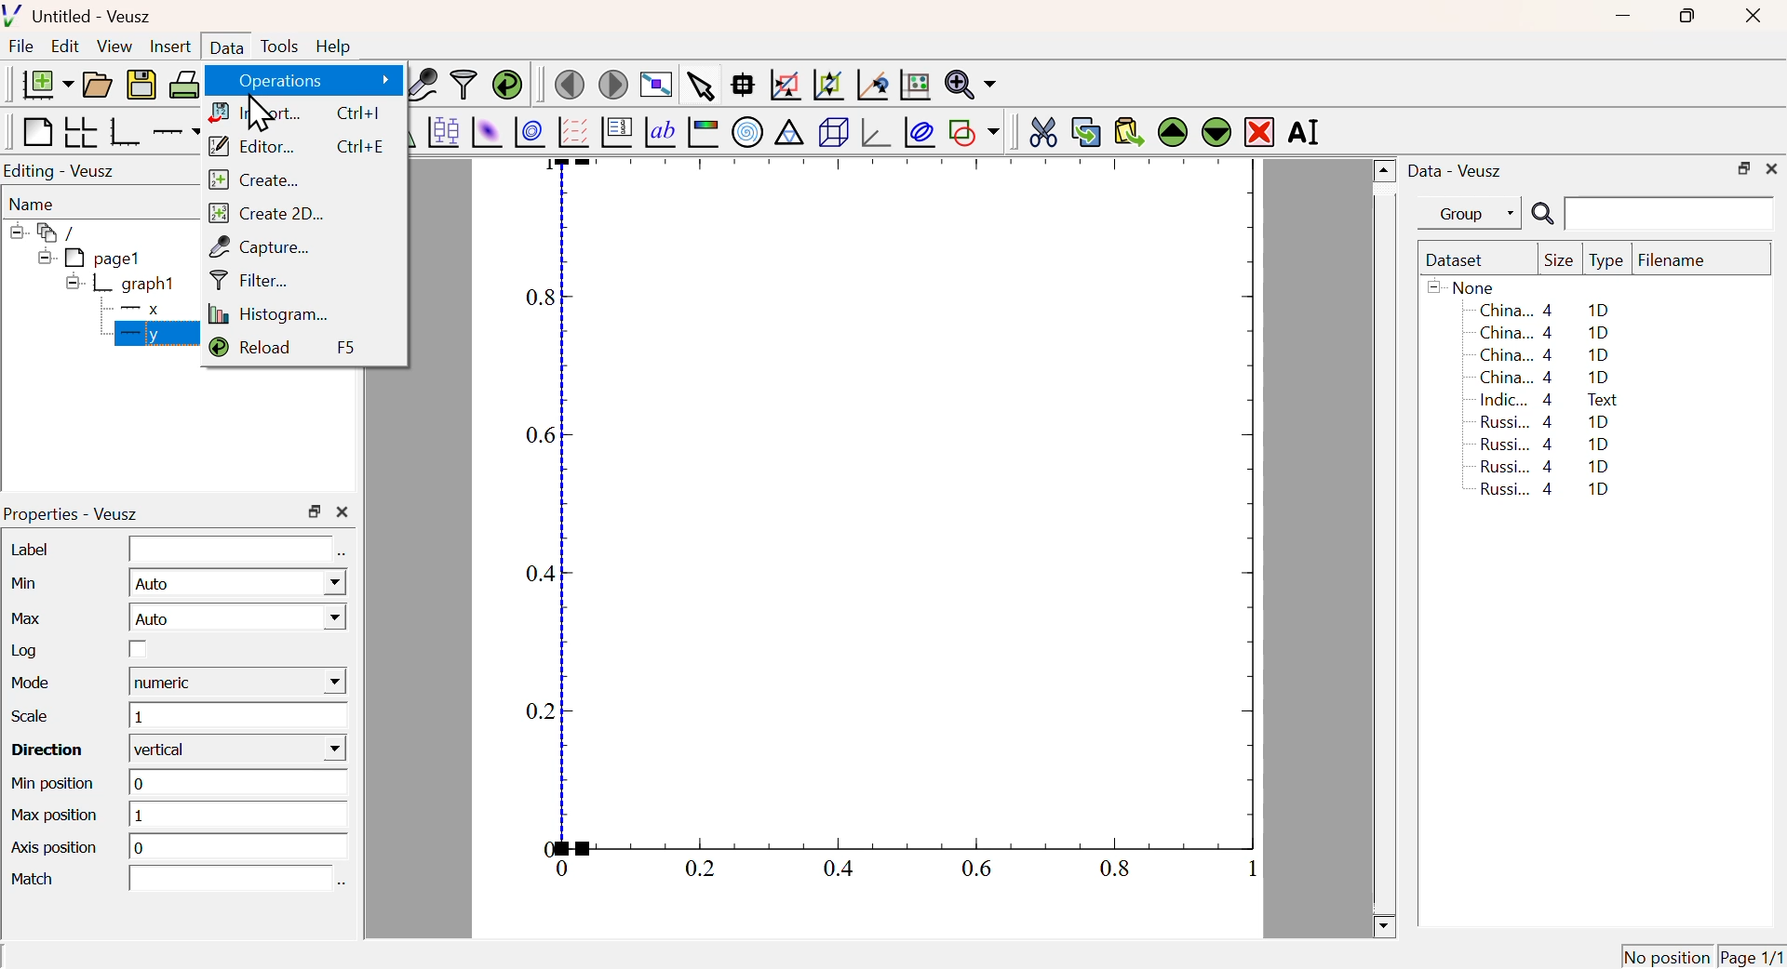  I want to click on o, so click(238, 846).